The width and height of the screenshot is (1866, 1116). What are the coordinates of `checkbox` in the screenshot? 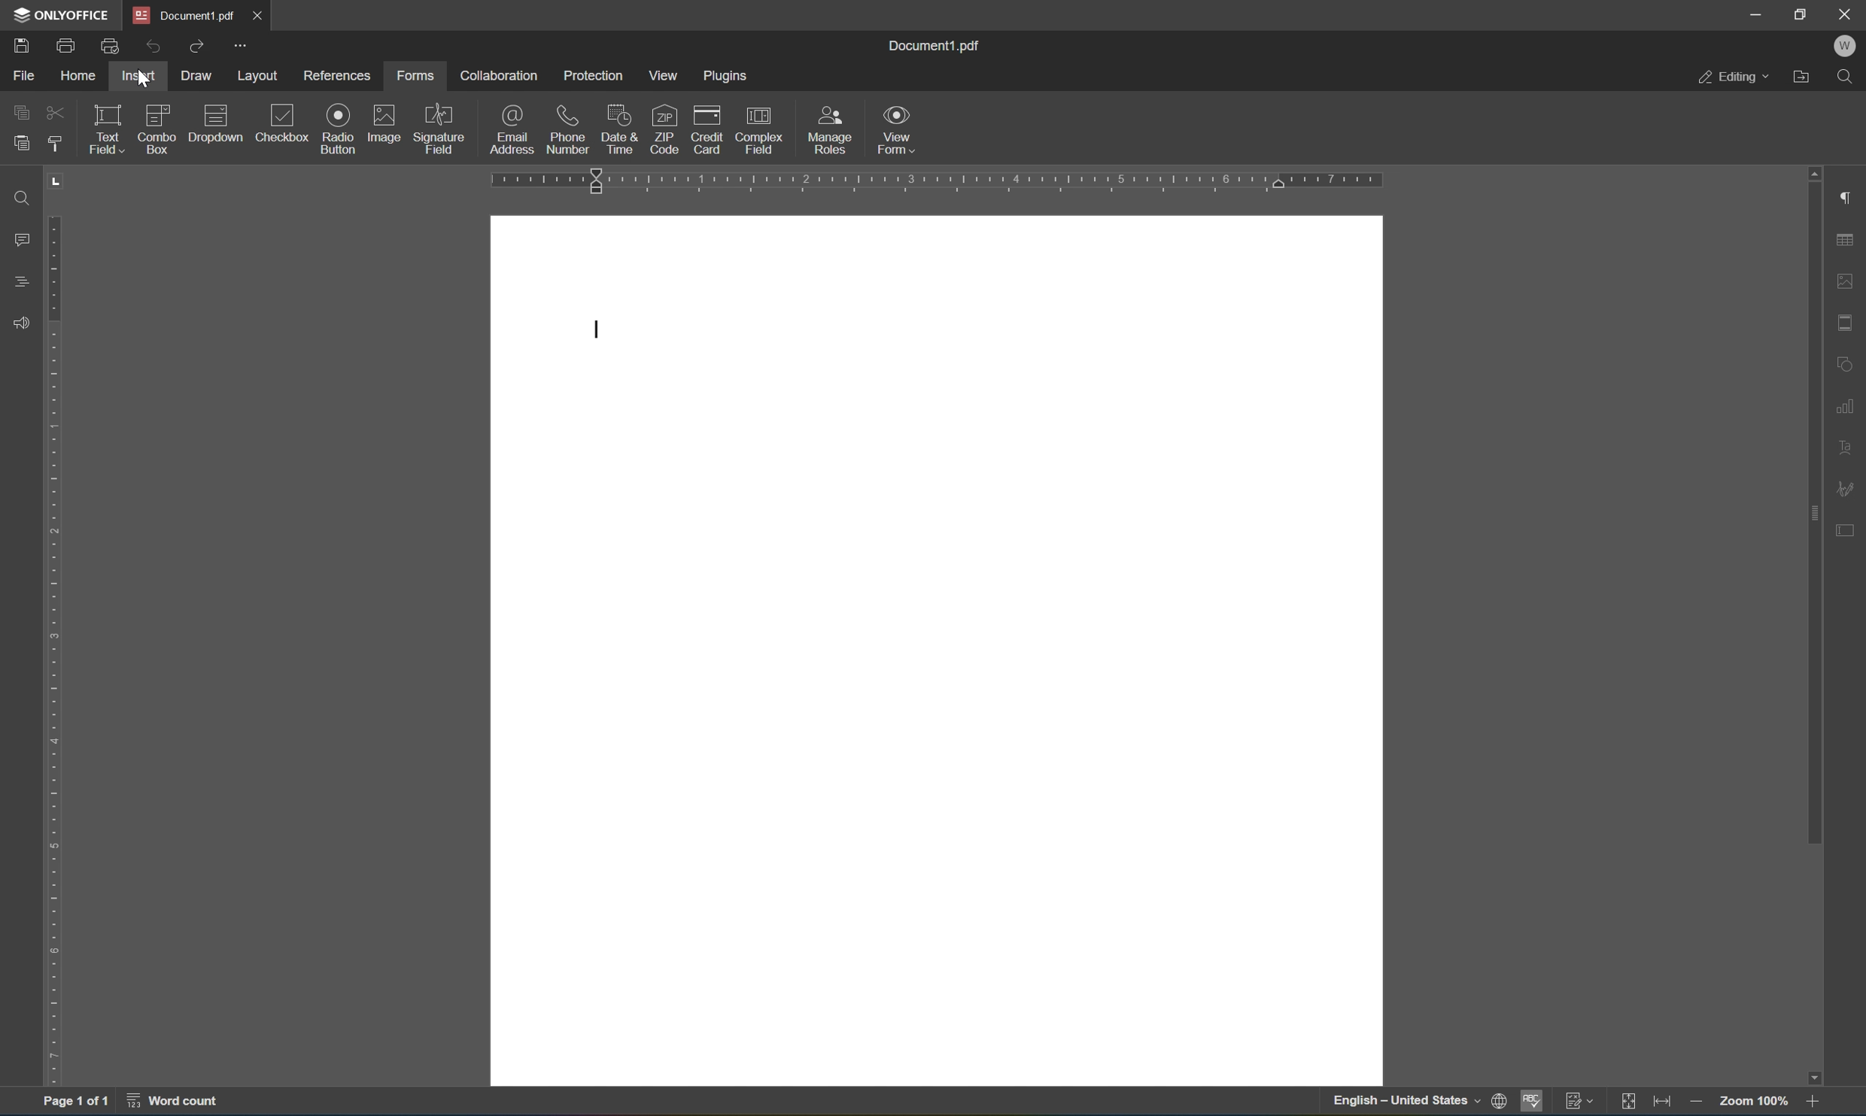 It's located at (282, 126).